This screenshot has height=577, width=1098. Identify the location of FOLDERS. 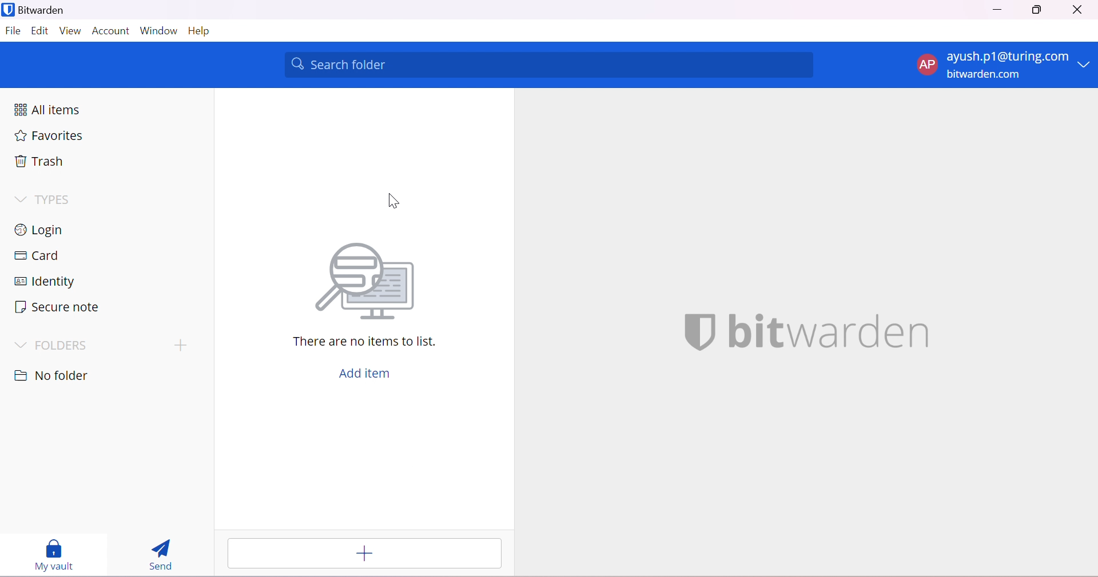
(63, 345).